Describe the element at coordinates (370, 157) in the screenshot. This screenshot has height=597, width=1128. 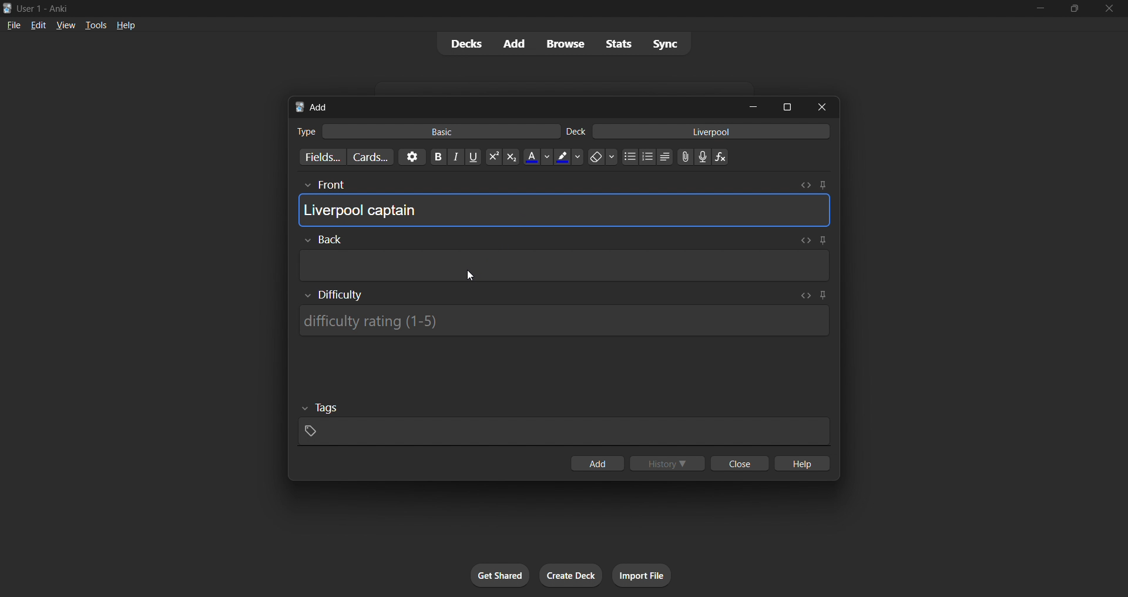
I see `customize card templates` at that location.